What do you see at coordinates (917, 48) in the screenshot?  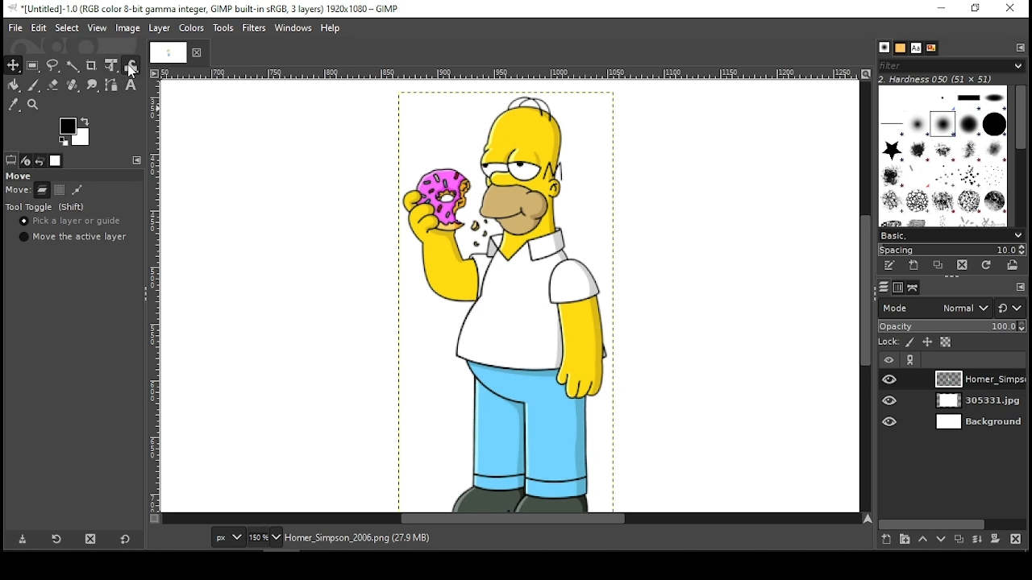 I see `text` at bounding box center [917, 48].